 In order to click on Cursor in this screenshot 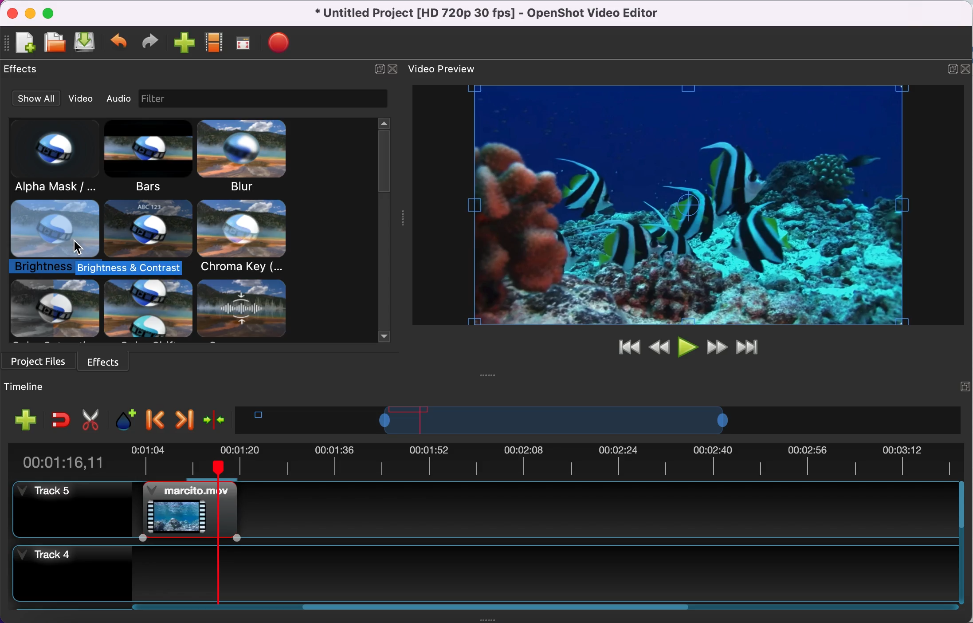, I will do `click(79, 248)`.